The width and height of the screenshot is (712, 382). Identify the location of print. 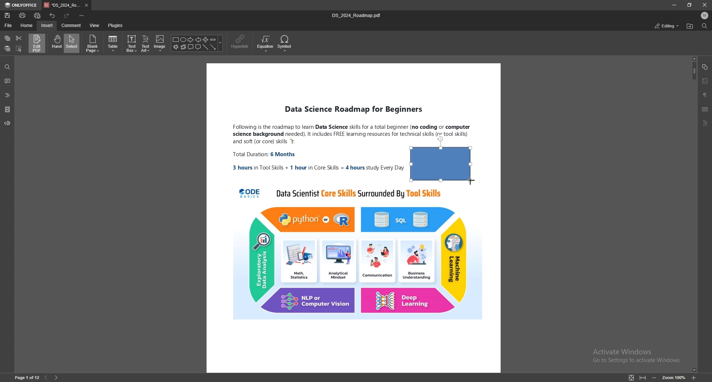
(23, 15).